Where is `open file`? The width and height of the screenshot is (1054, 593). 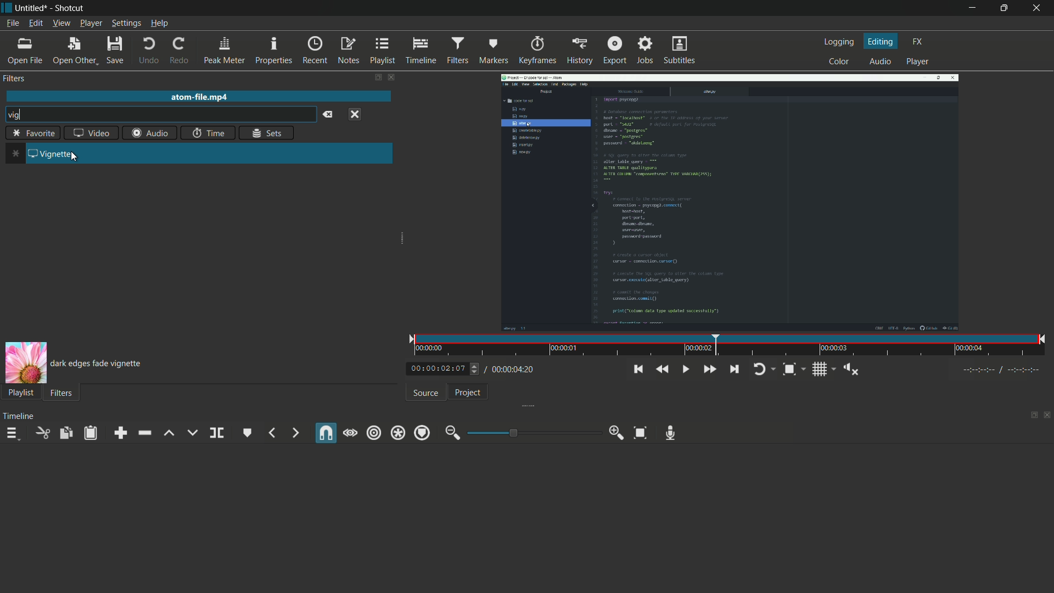
open file is located at coordinates (24, 52).